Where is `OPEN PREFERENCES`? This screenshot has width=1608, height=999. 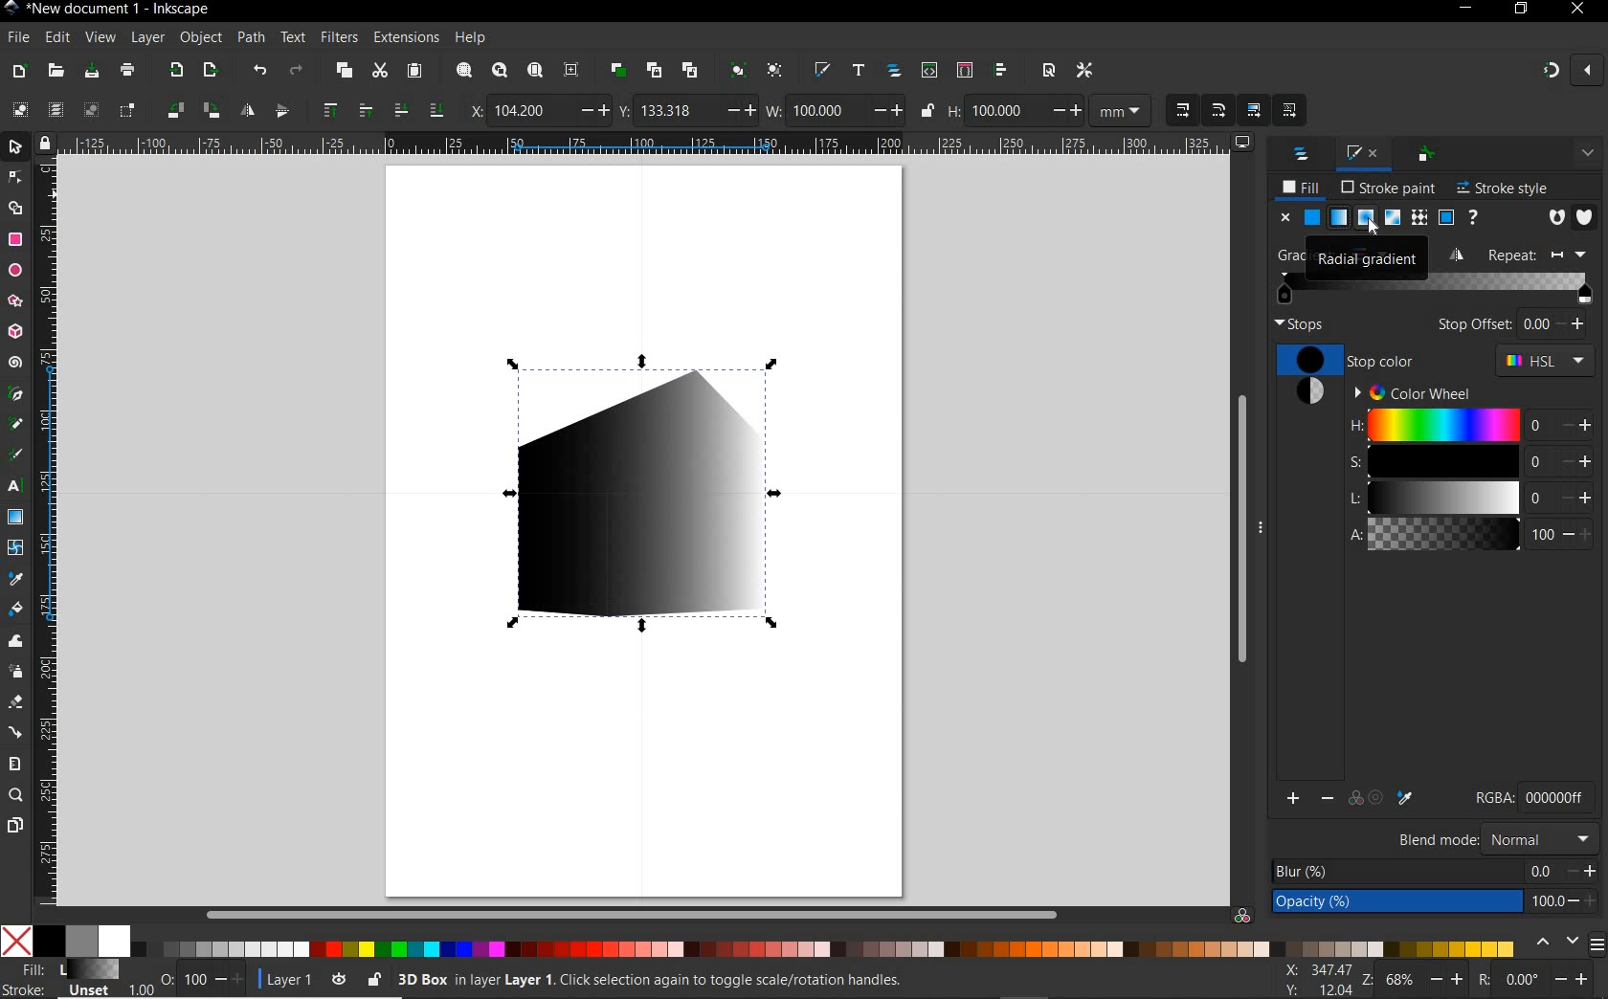
OPEN PREFERENCES is located at coordinates (1084, 72).